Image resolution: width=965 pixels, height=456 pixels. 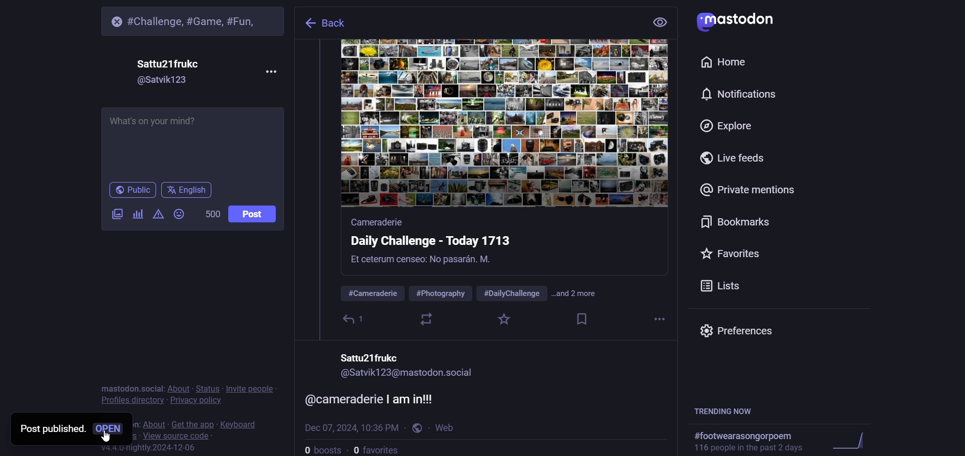 I want to click on now, so click(x=448, y=426).